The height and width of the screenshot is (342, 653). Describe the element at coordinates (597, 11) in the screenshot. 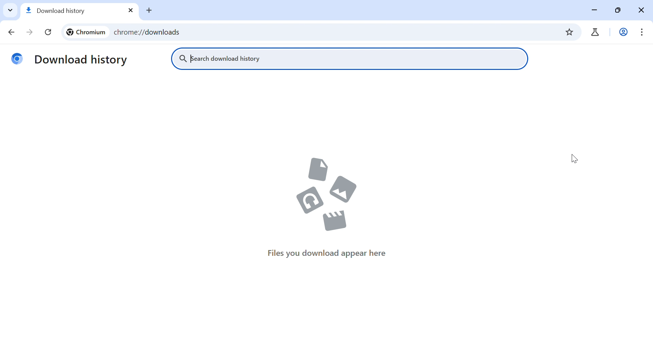

I see `Minimize` at that location.